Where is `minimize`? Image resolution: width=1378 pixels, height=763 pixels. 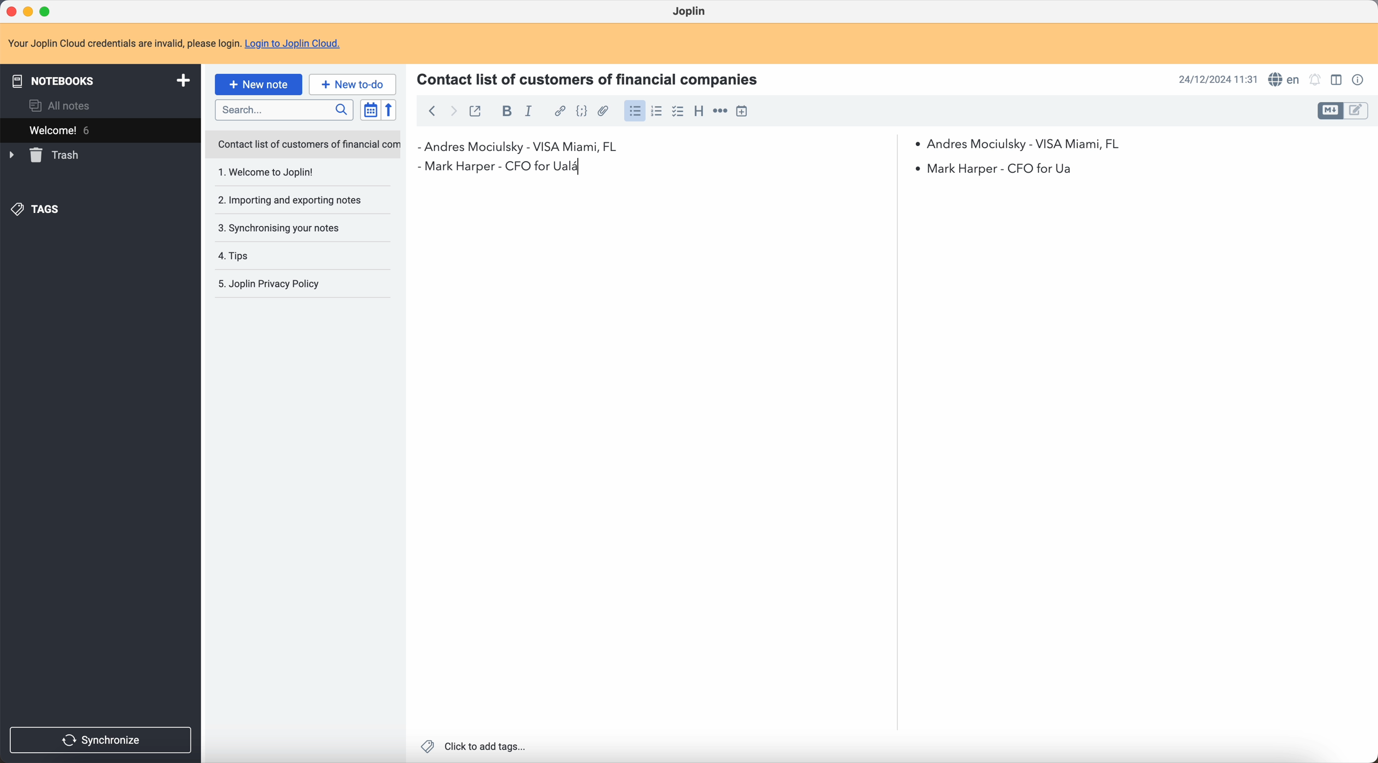
minimize is located at coordinates (28, 11).